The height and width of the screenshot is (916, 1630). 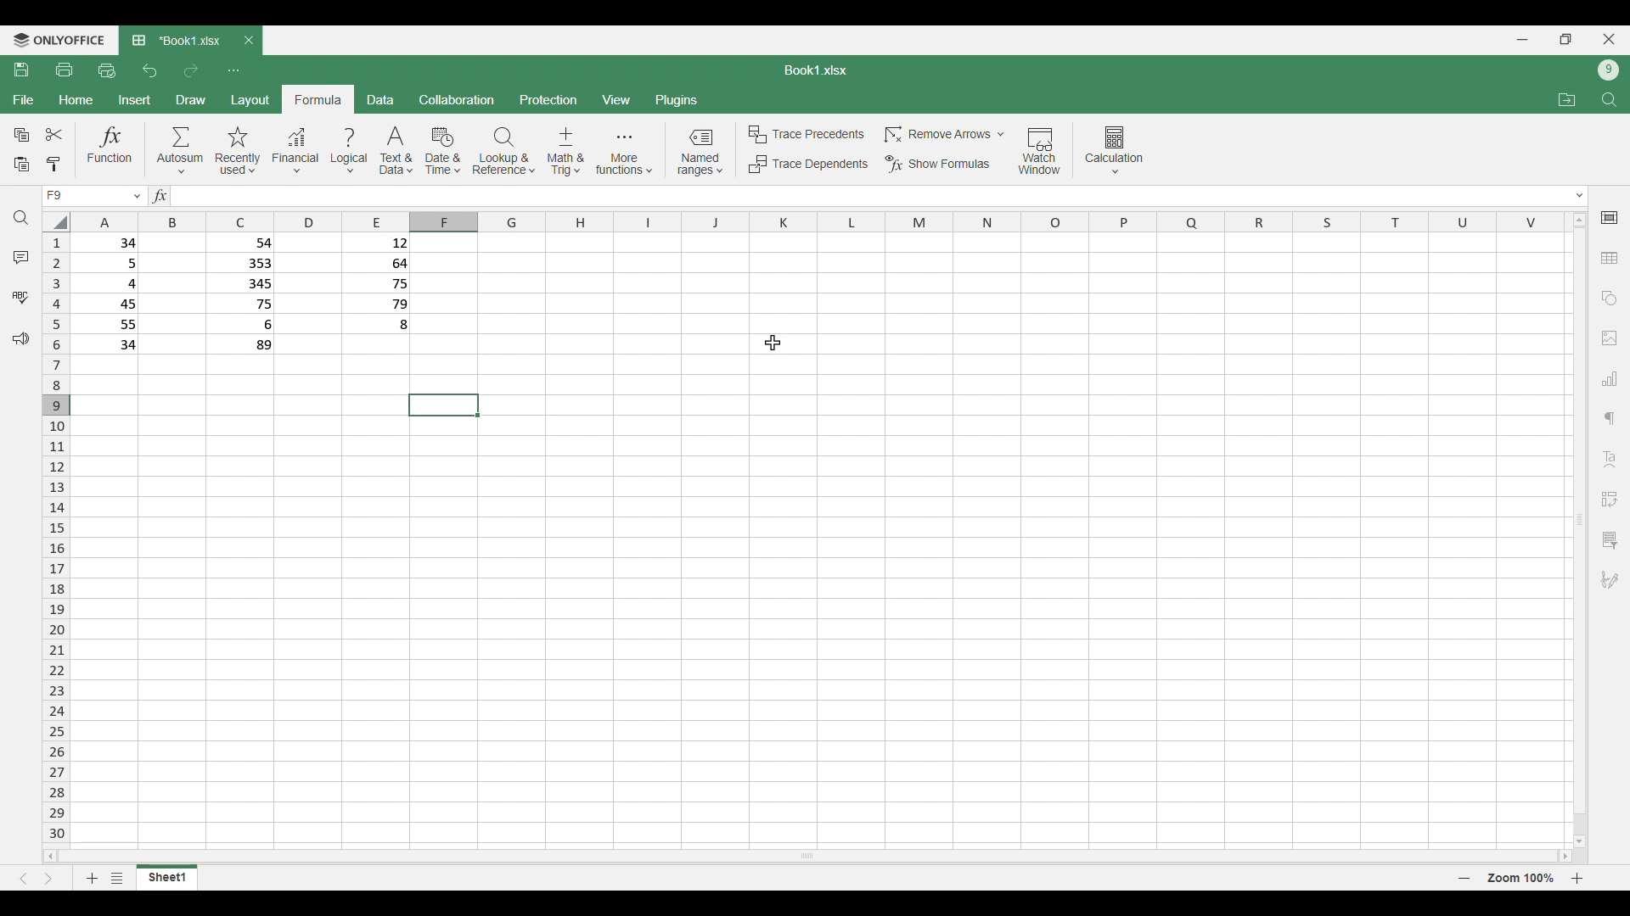 What do you see at coordinates (816, 70) in the screenshot?
I see `Sheet name` at bounding box center [816, 70].